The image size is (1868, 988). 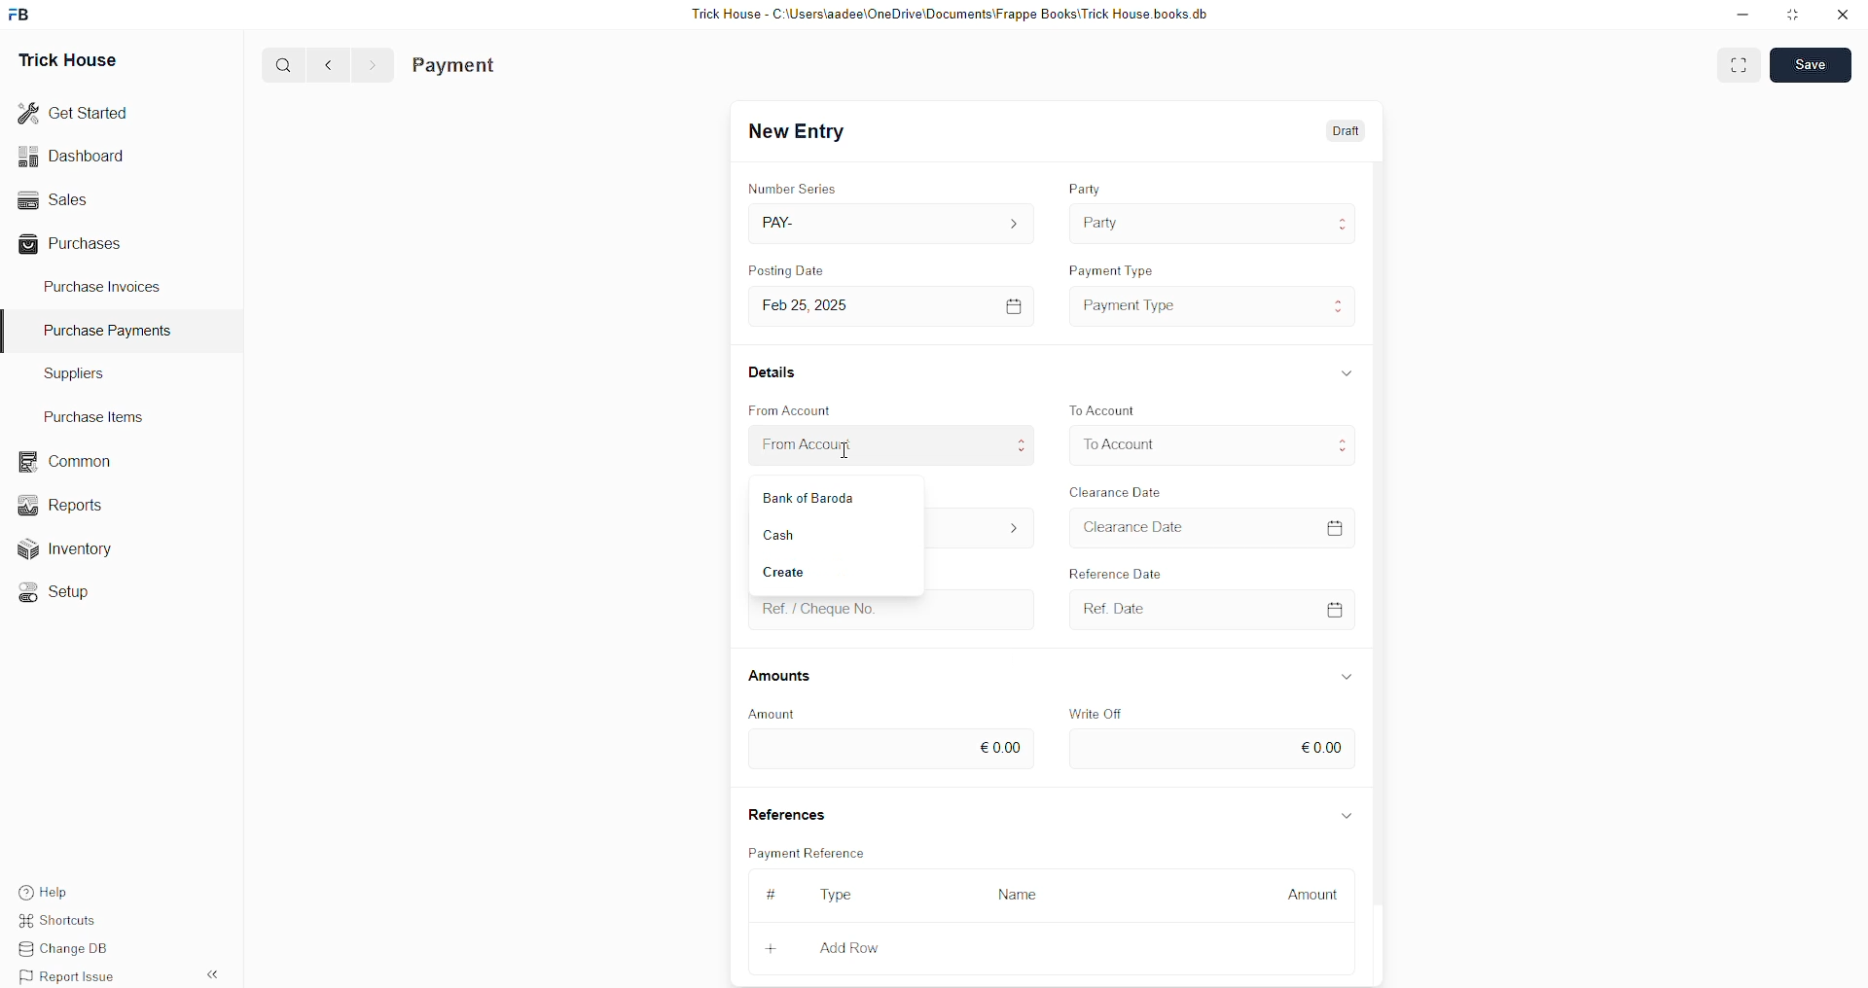 What do you see at coordinates (1099, 712) in the screenshot?
I see `Write Off` at bounding box center [1099, 712].